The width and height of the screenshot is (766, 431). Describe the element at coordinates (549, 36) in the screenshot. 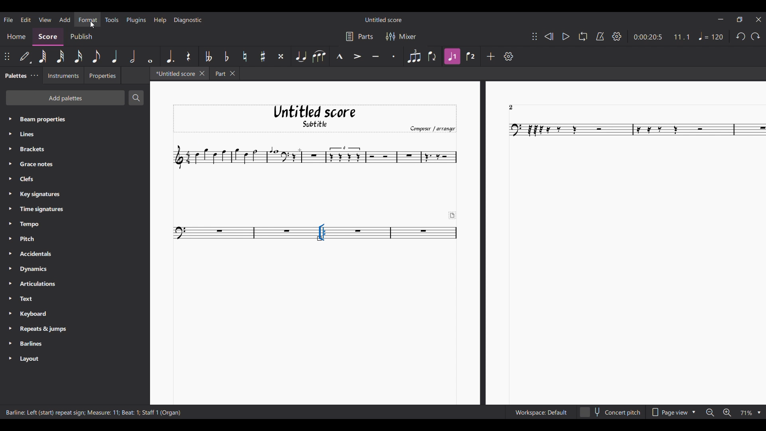

I see `Rewind` at that location.